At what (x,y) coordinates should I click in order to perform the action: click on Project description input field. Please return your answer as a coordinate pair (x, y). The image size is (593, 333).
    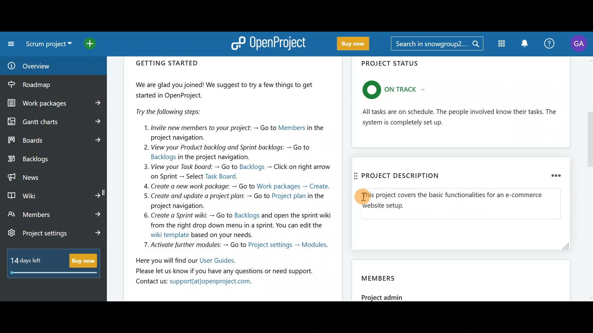
    Looking at the image, I should click on (461, 204).